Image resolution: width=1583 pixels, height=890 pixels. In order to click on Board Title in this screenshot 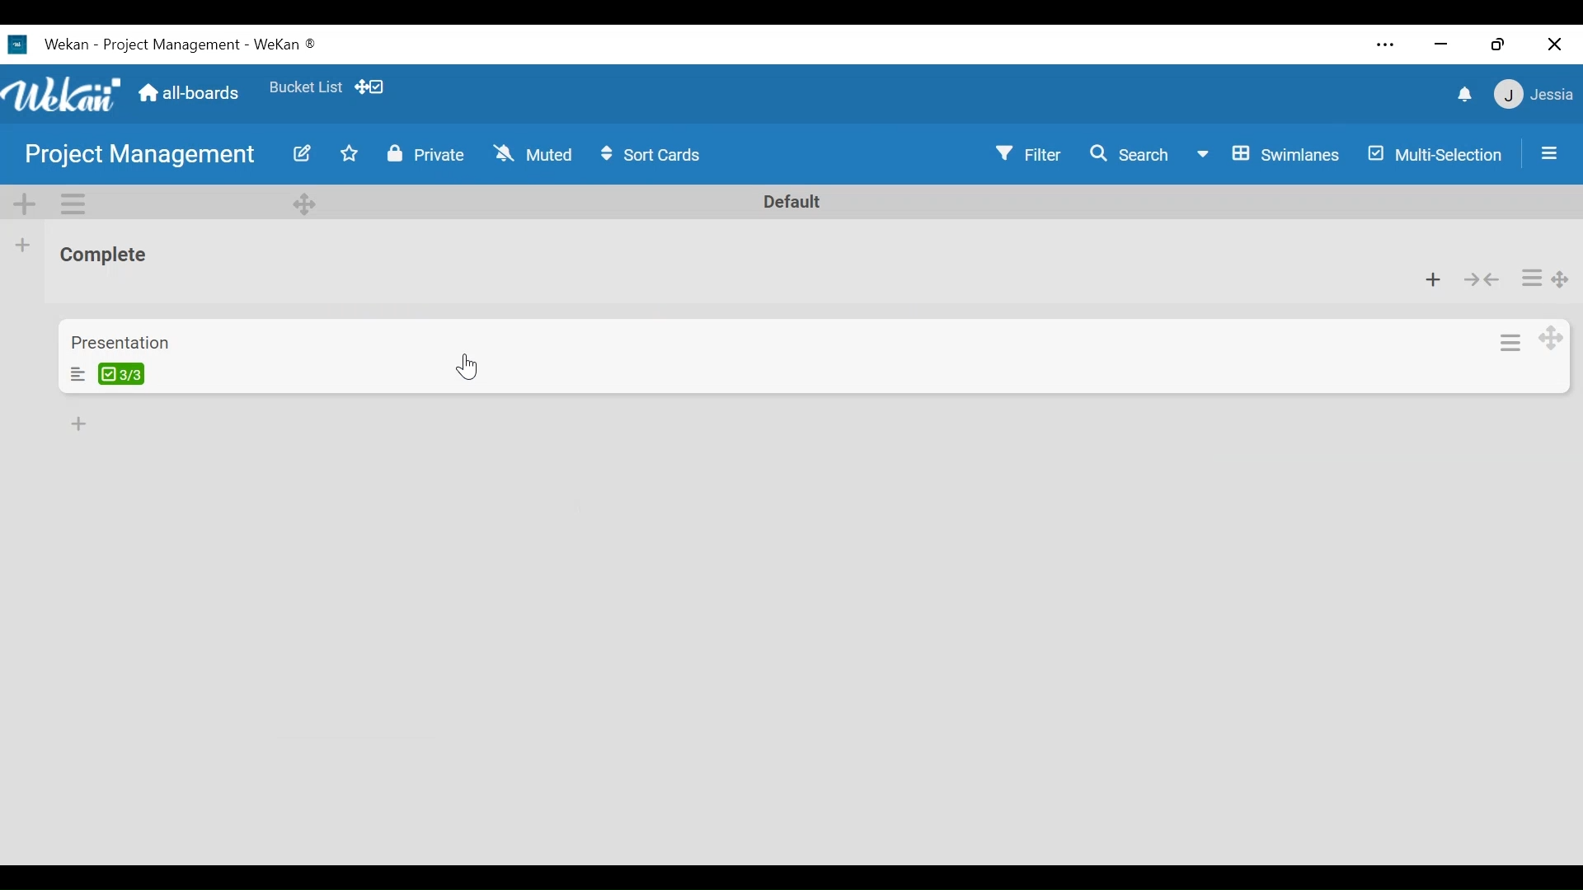, I will do `click(171, 44)`.